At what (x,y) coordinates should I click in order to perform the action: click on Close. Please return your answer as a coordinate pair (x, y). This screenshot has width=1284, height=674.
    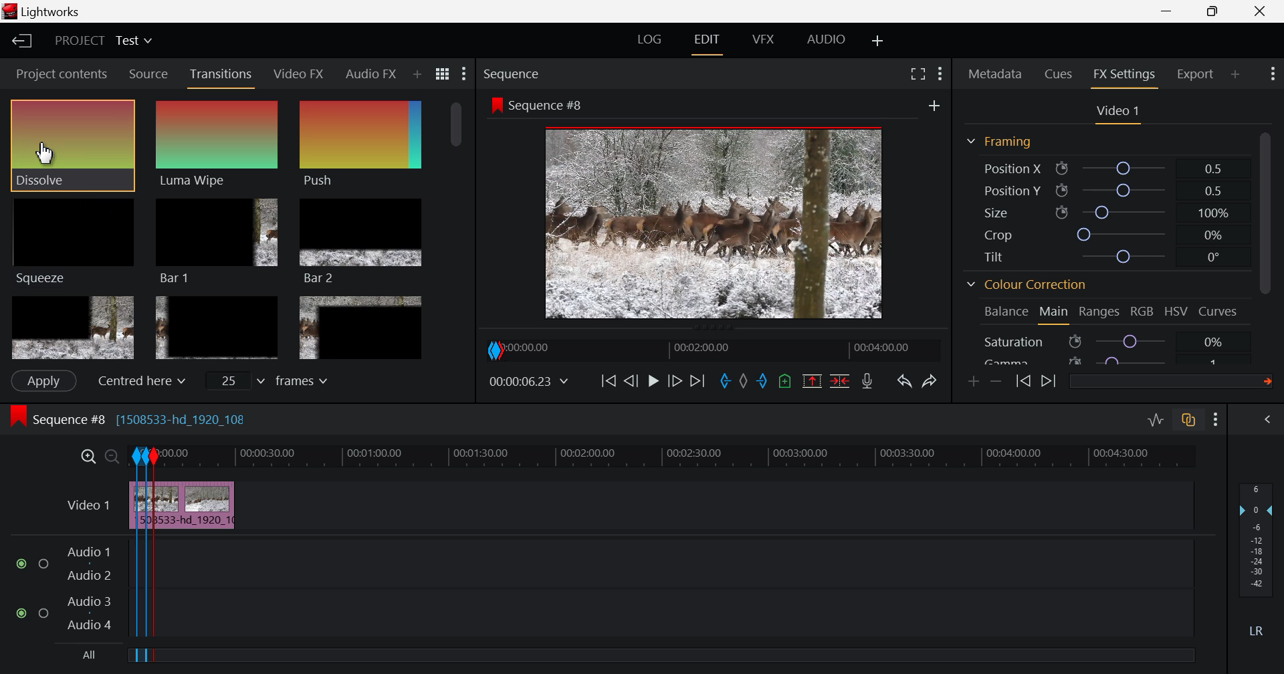
    Looking at the image, I should click on (1257, 11).